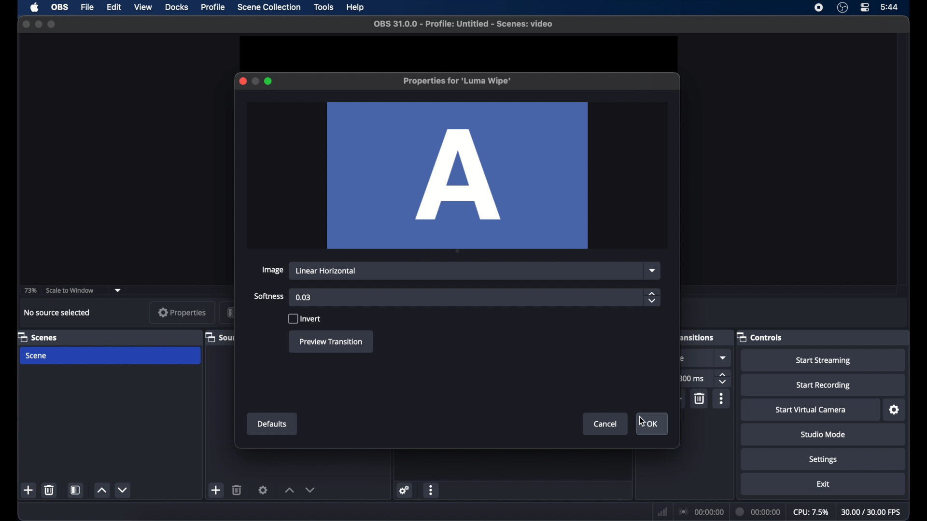  Describe the element at coordinates (758, 512) in the screenshot. I see `duration` at that location.